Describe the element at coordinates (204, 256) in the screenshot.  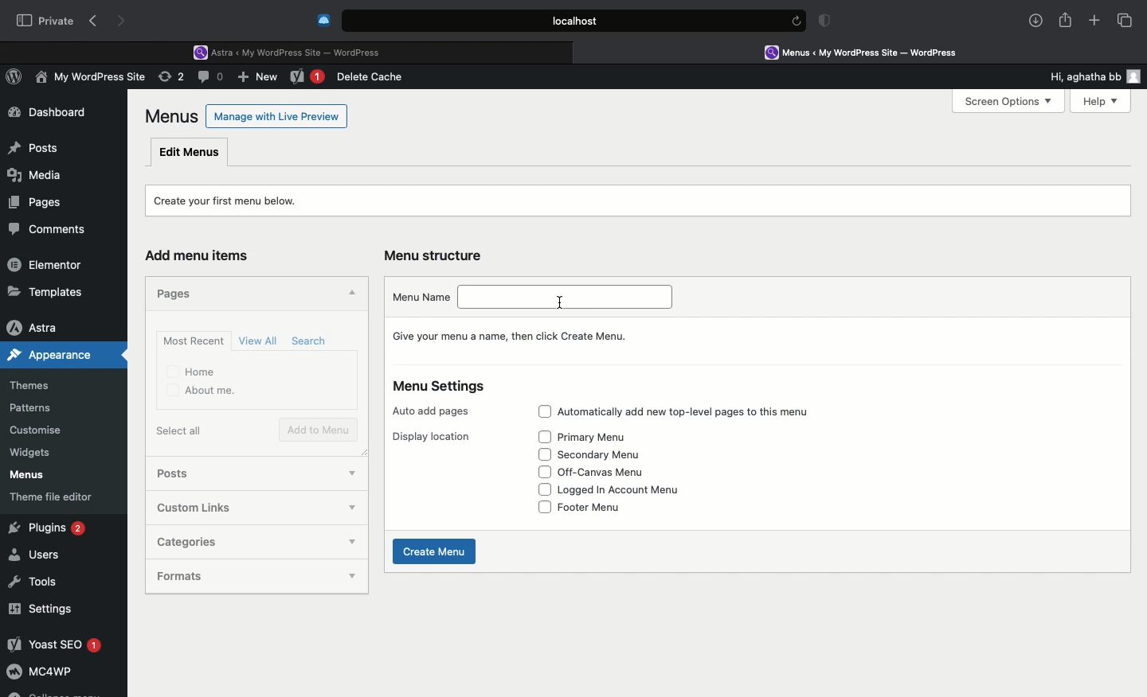
I see `Add menu items` at that location.